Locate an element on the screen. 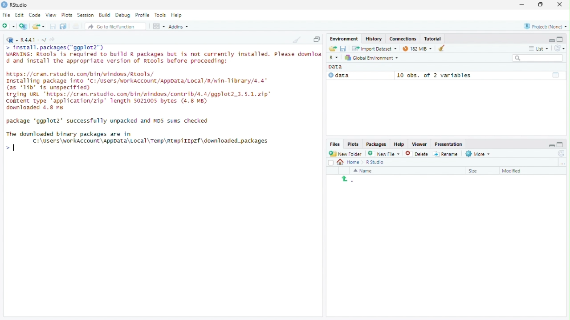 The width and height of the screenshot is (570, 320). Sort by size is located at coordinates (480, 170).